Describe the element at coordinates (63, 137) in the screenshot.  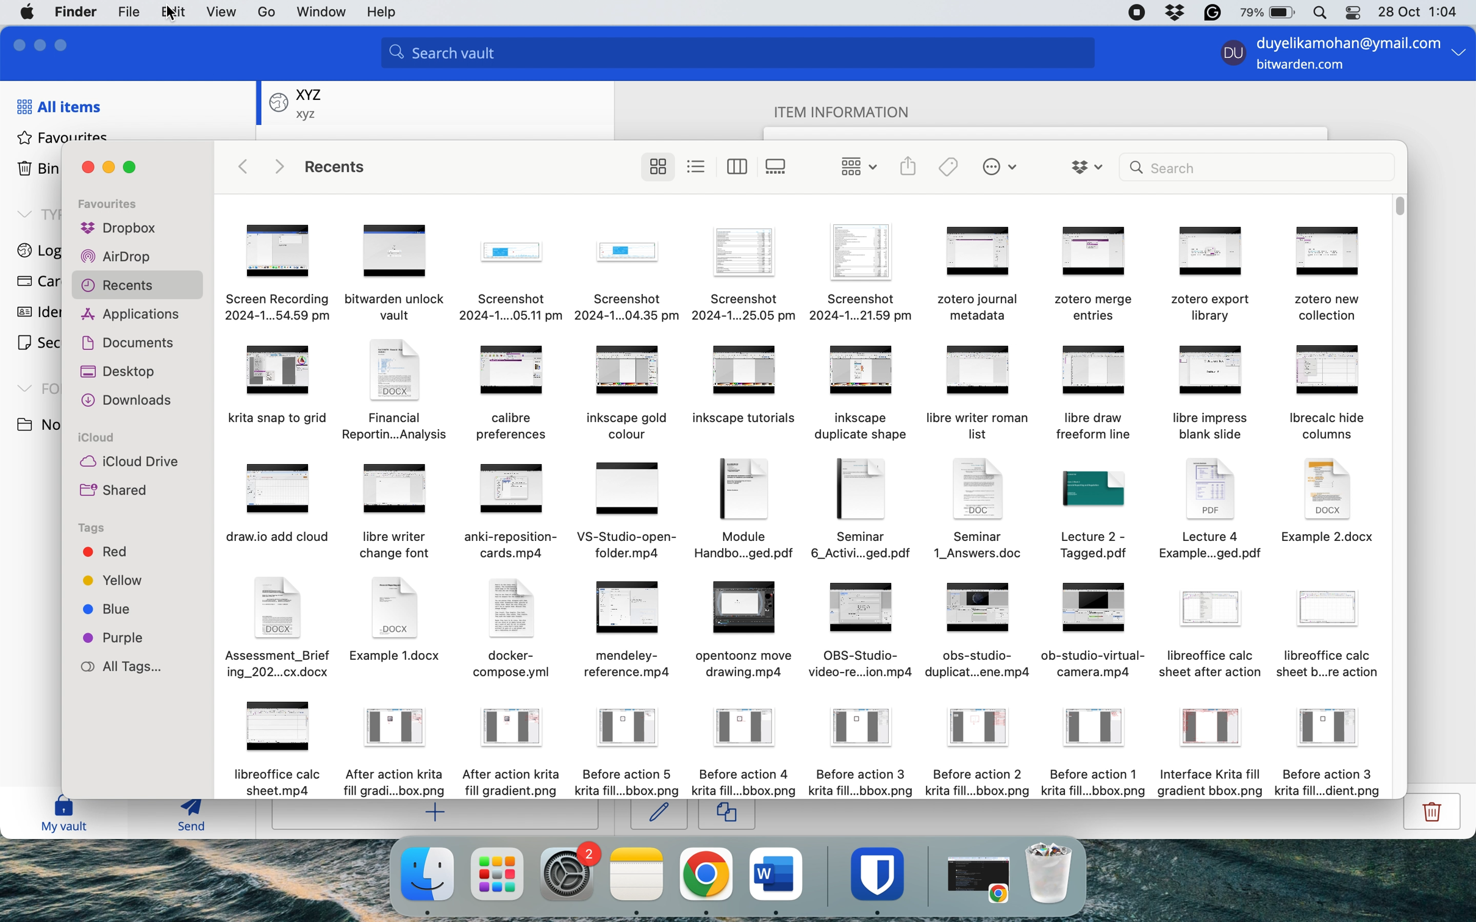
I see `favourites` at that location.